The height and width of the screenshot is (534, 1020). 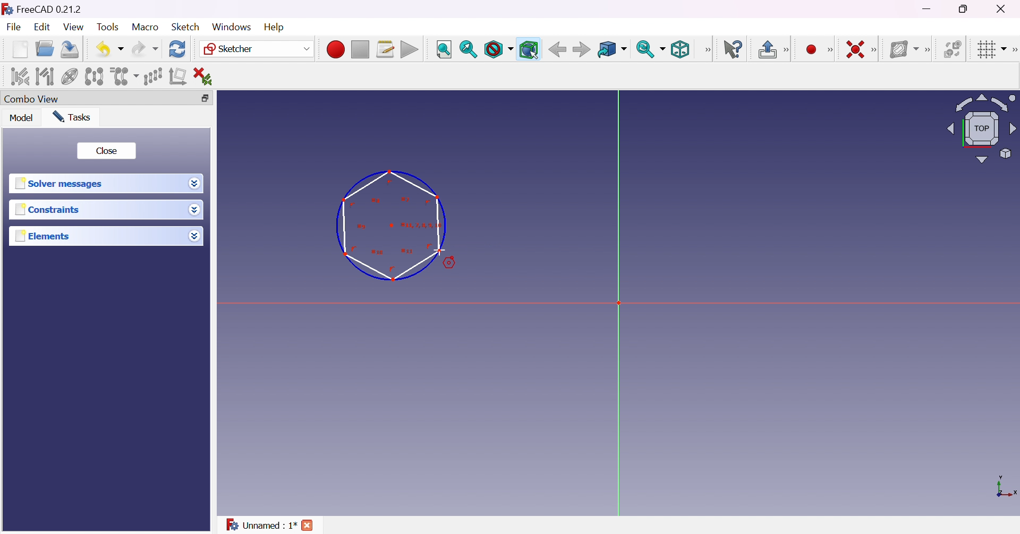 What do you see at coordinates (393, 227) in the screenshot?
I see `Polygon` at bounding box center [393, 227].